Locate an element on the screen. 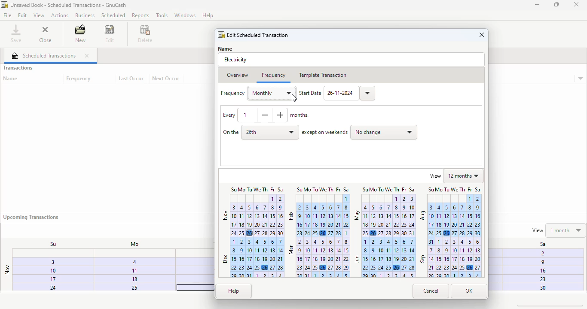  edit is located at coordinates (110, 33).